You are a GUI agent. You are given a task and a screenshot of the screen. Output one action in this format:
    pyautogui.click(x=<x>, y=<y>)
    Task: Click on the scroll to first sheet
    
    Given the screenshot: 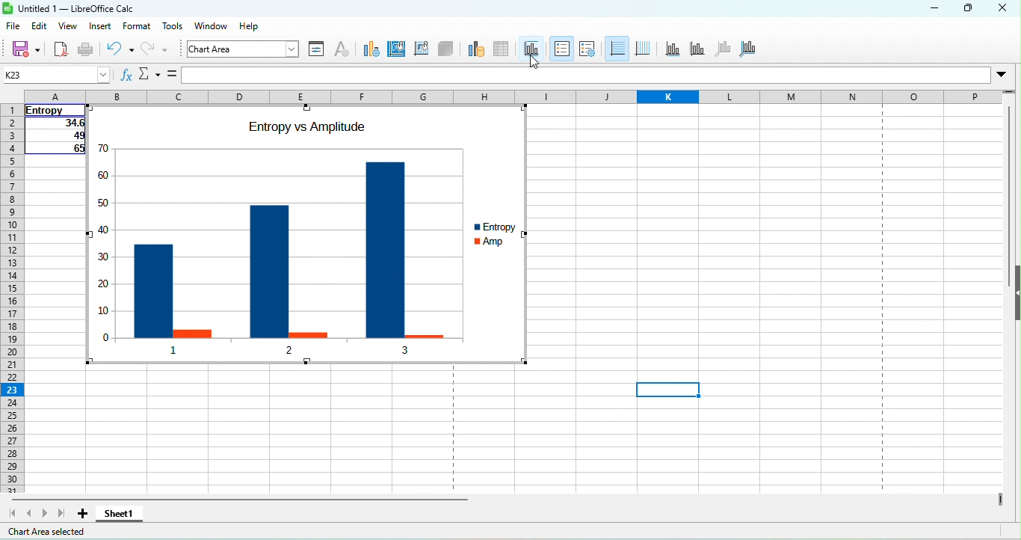 What is the action you would take?
    pyautogui.click(x=12, y=514)
    